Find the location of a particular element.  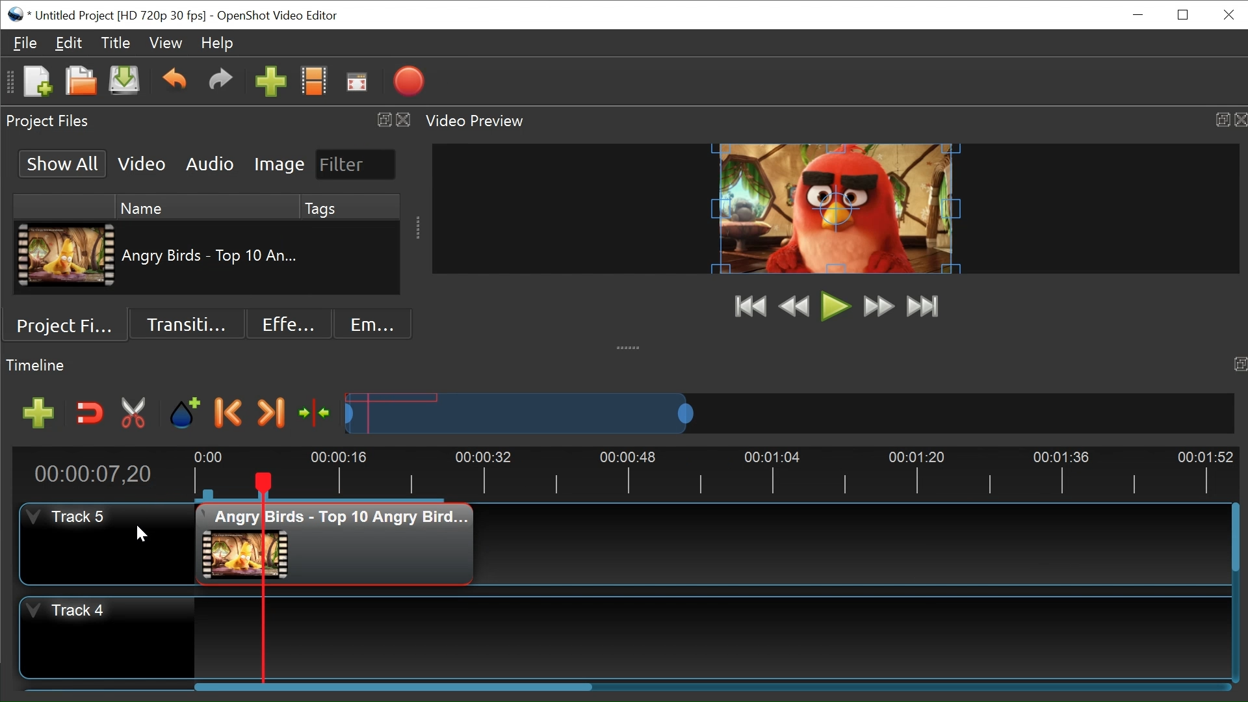

Title is located at coordinates (114, 43).